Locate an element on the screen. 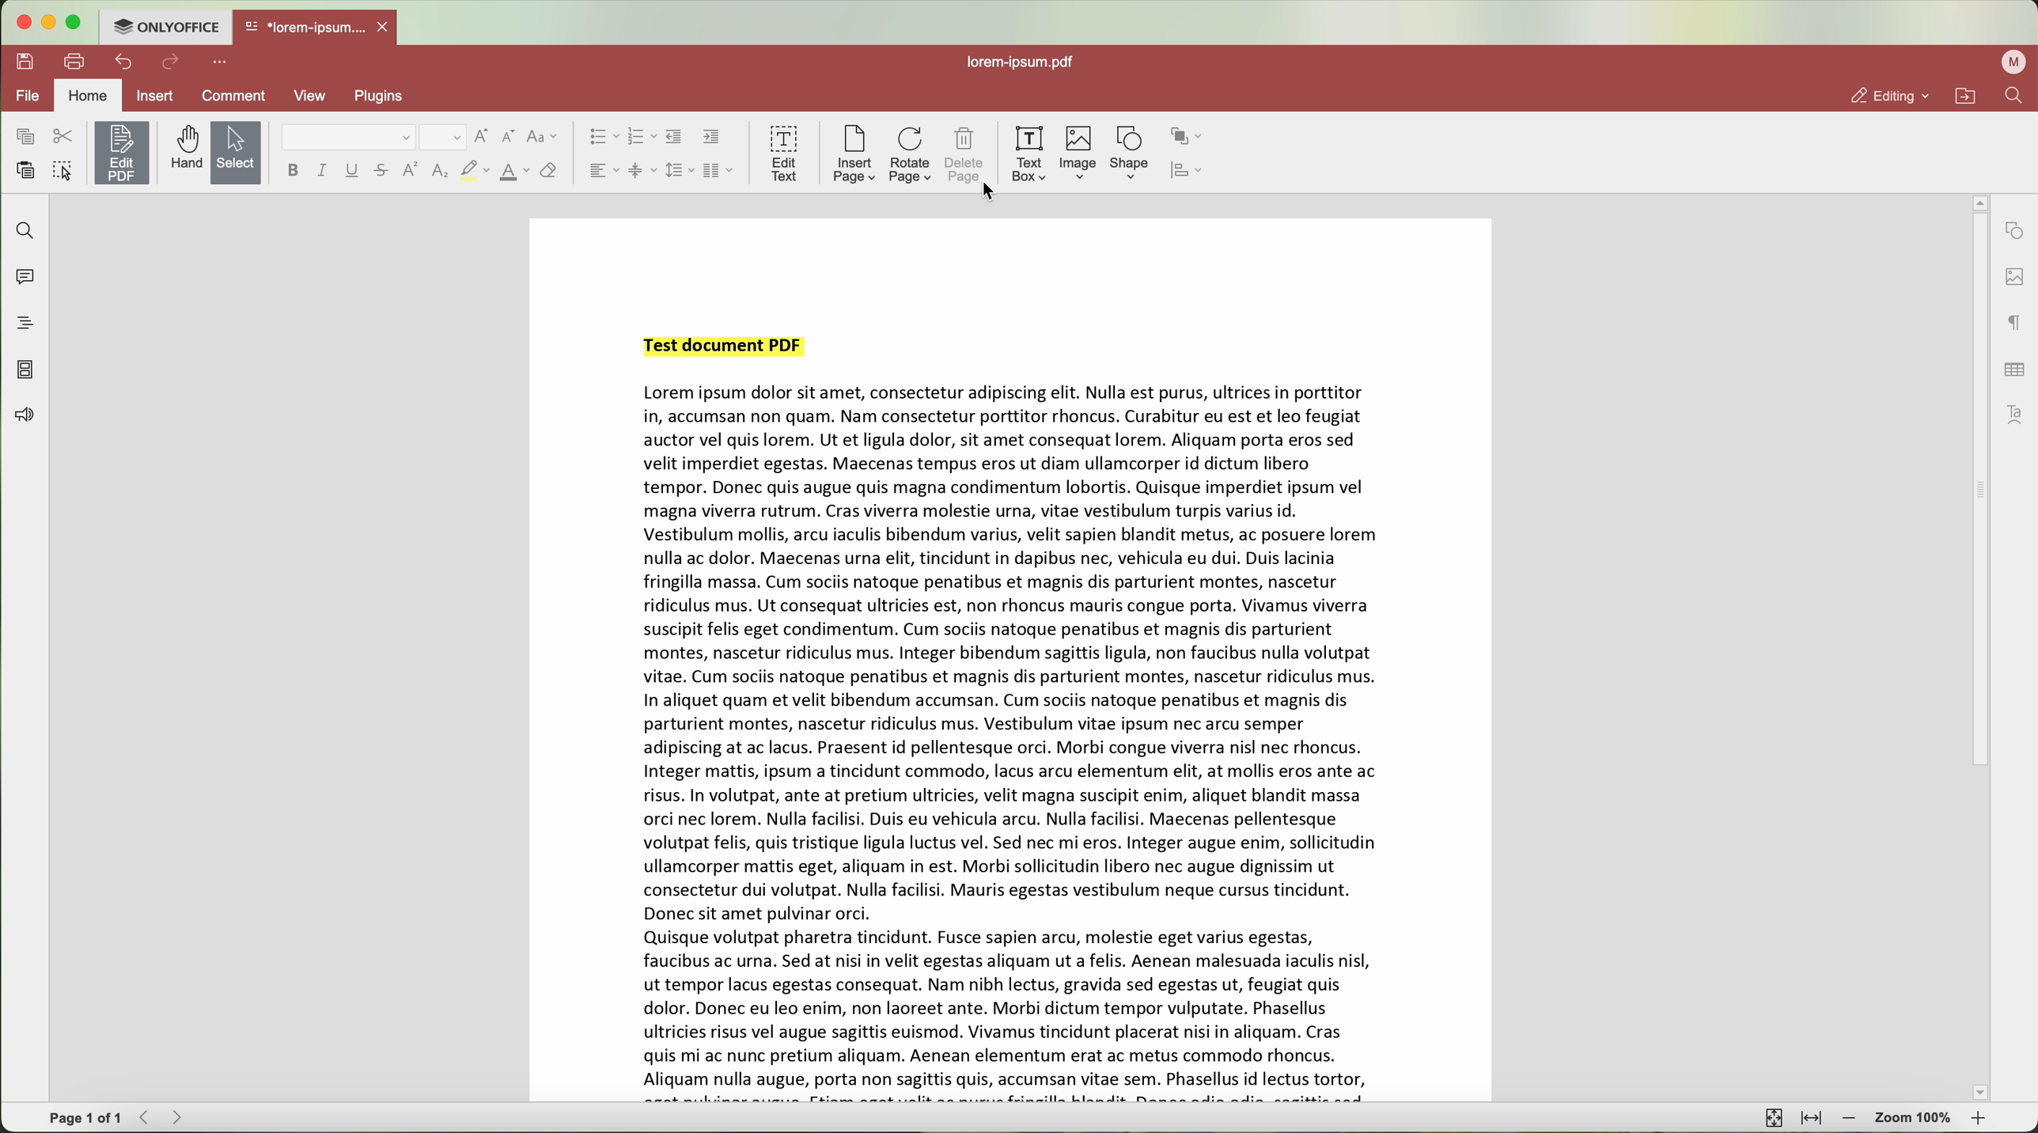 This screenshot has width=2038, height=1133. cursor is located at coordinates (994, 192).